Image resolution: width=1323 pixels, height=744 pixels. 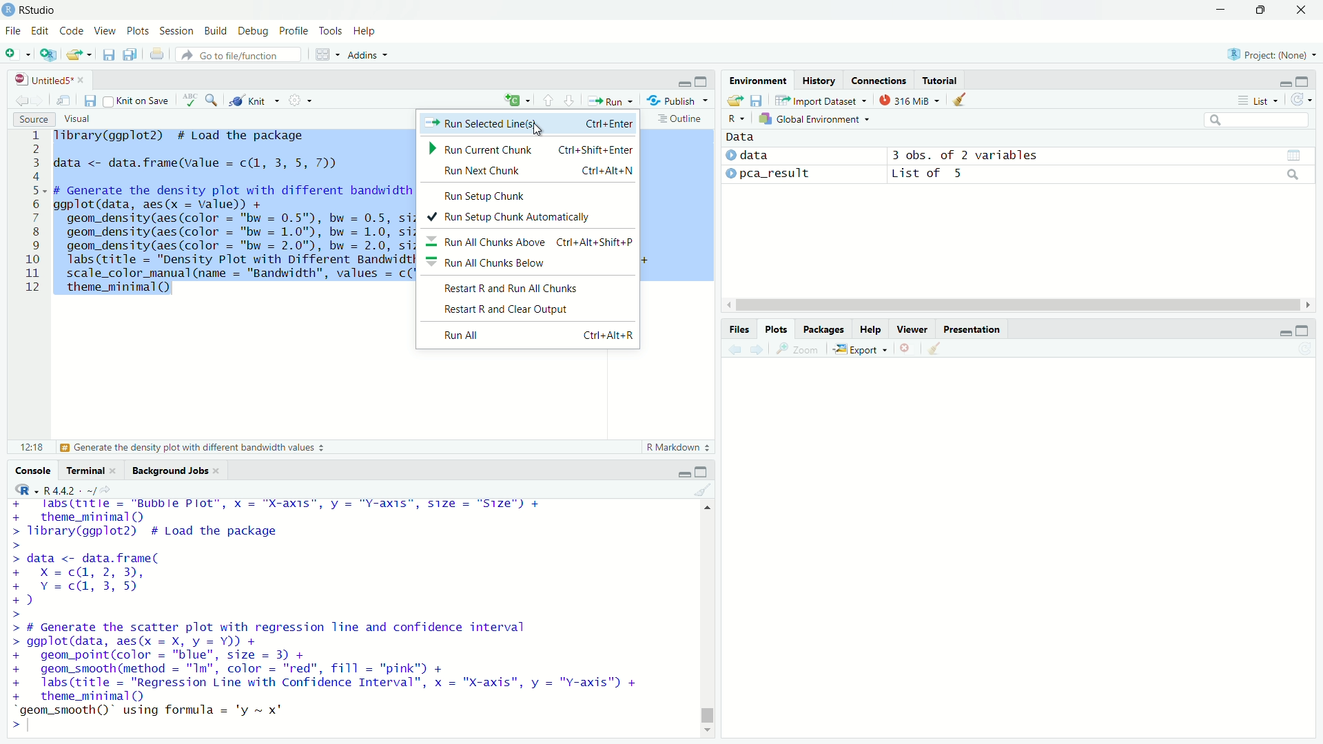 I want to click on Packages, so click(x=822, y=329).